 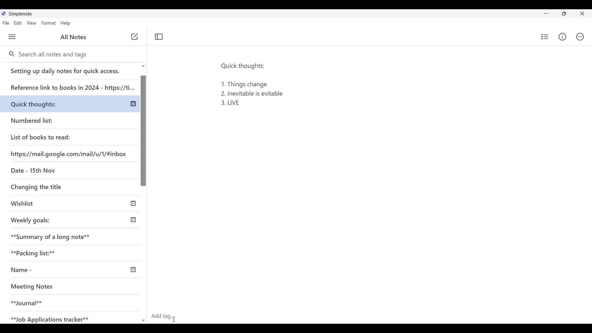 I want to click on Website, so click(x=70, y=153).